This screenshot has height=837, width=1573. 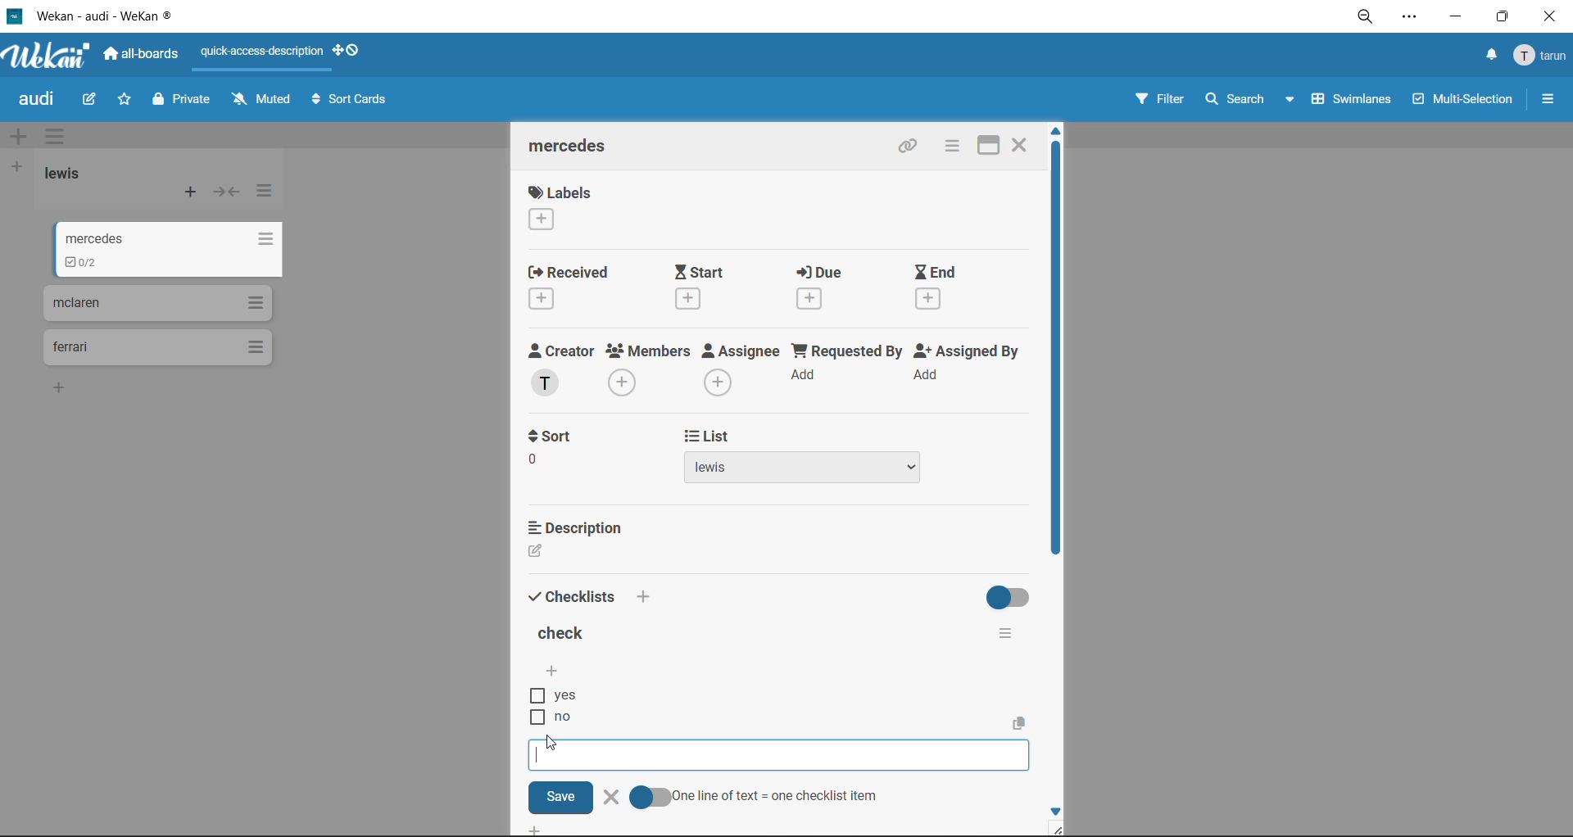 I want to click on board title, so click(x=39, y=102).